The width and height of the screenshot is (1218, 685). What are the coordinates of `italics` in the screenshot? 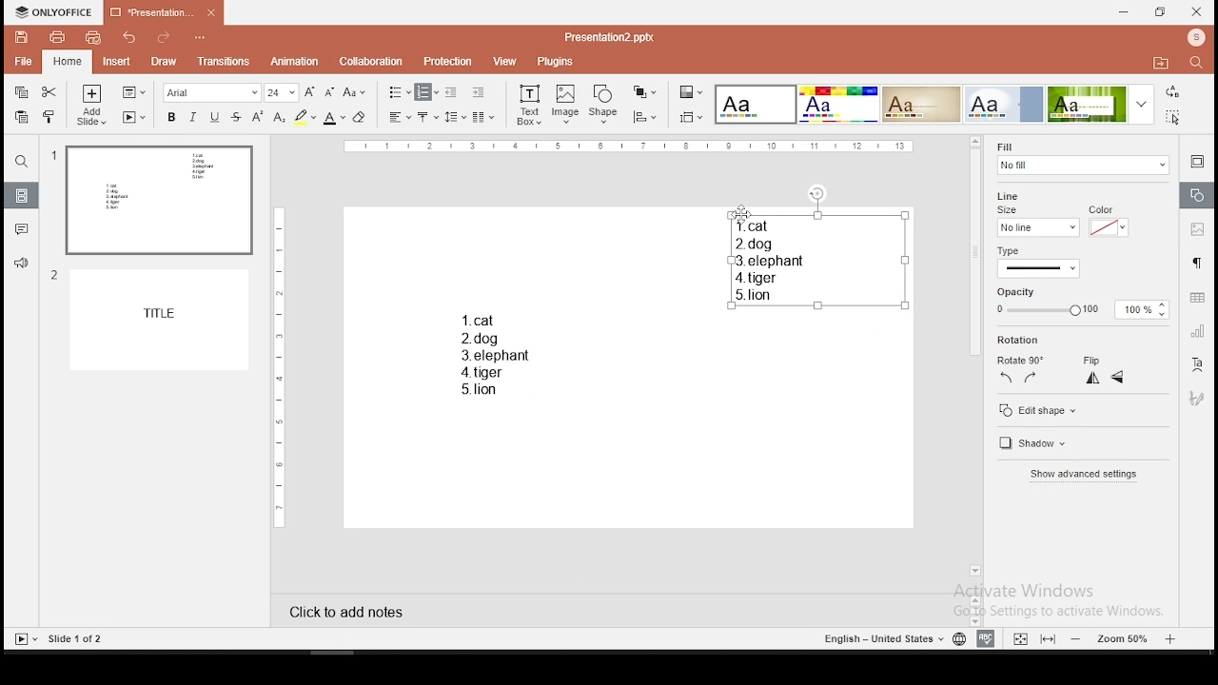 It's located at (193, 116).